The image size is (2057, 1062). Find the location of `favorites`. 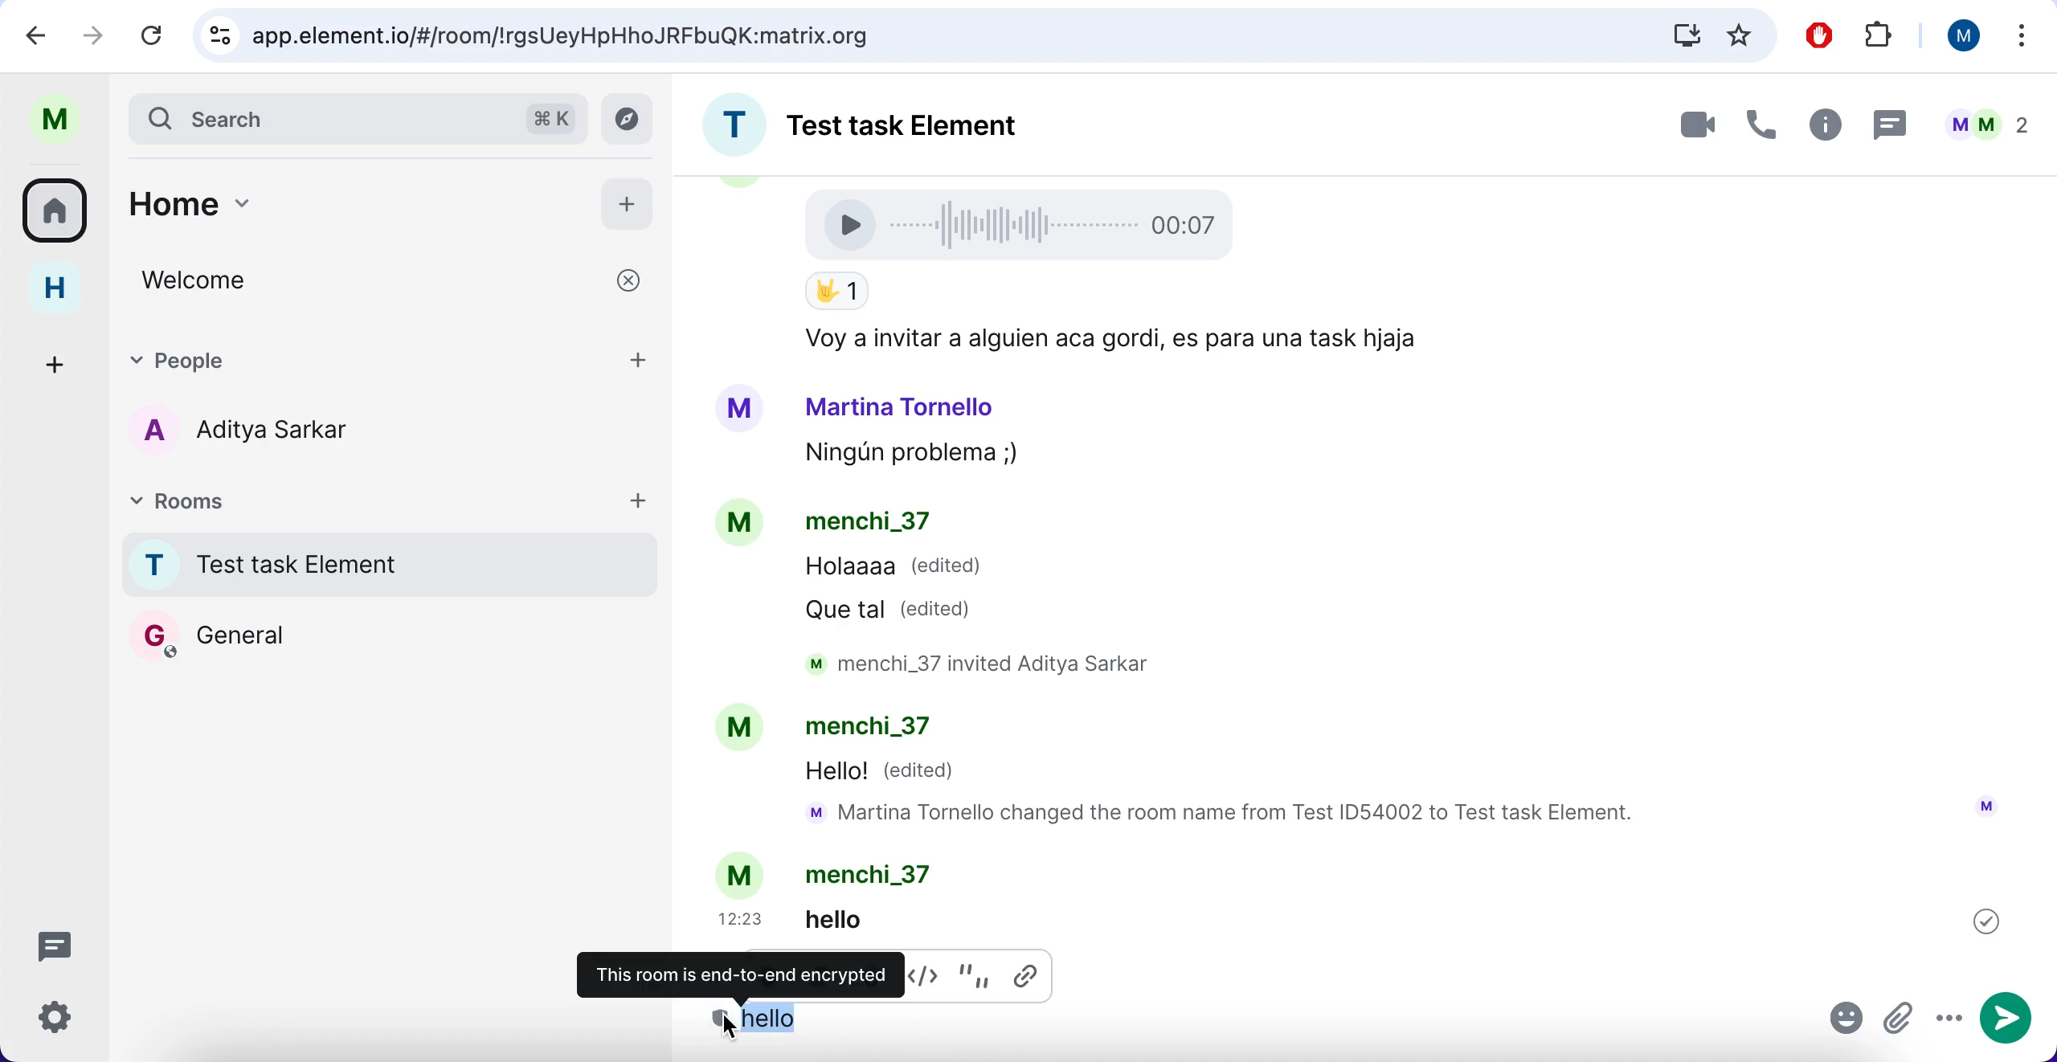

favorites is located at coordinates (1740, 37).